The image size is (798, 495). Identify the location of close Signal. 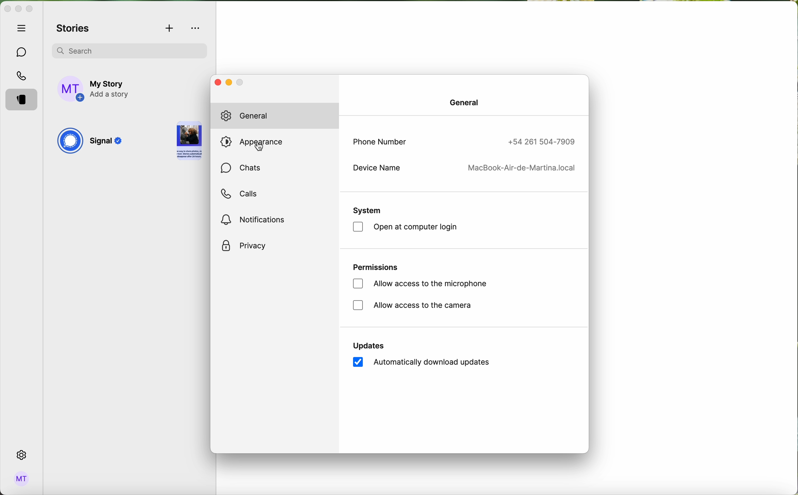
(7, 9).